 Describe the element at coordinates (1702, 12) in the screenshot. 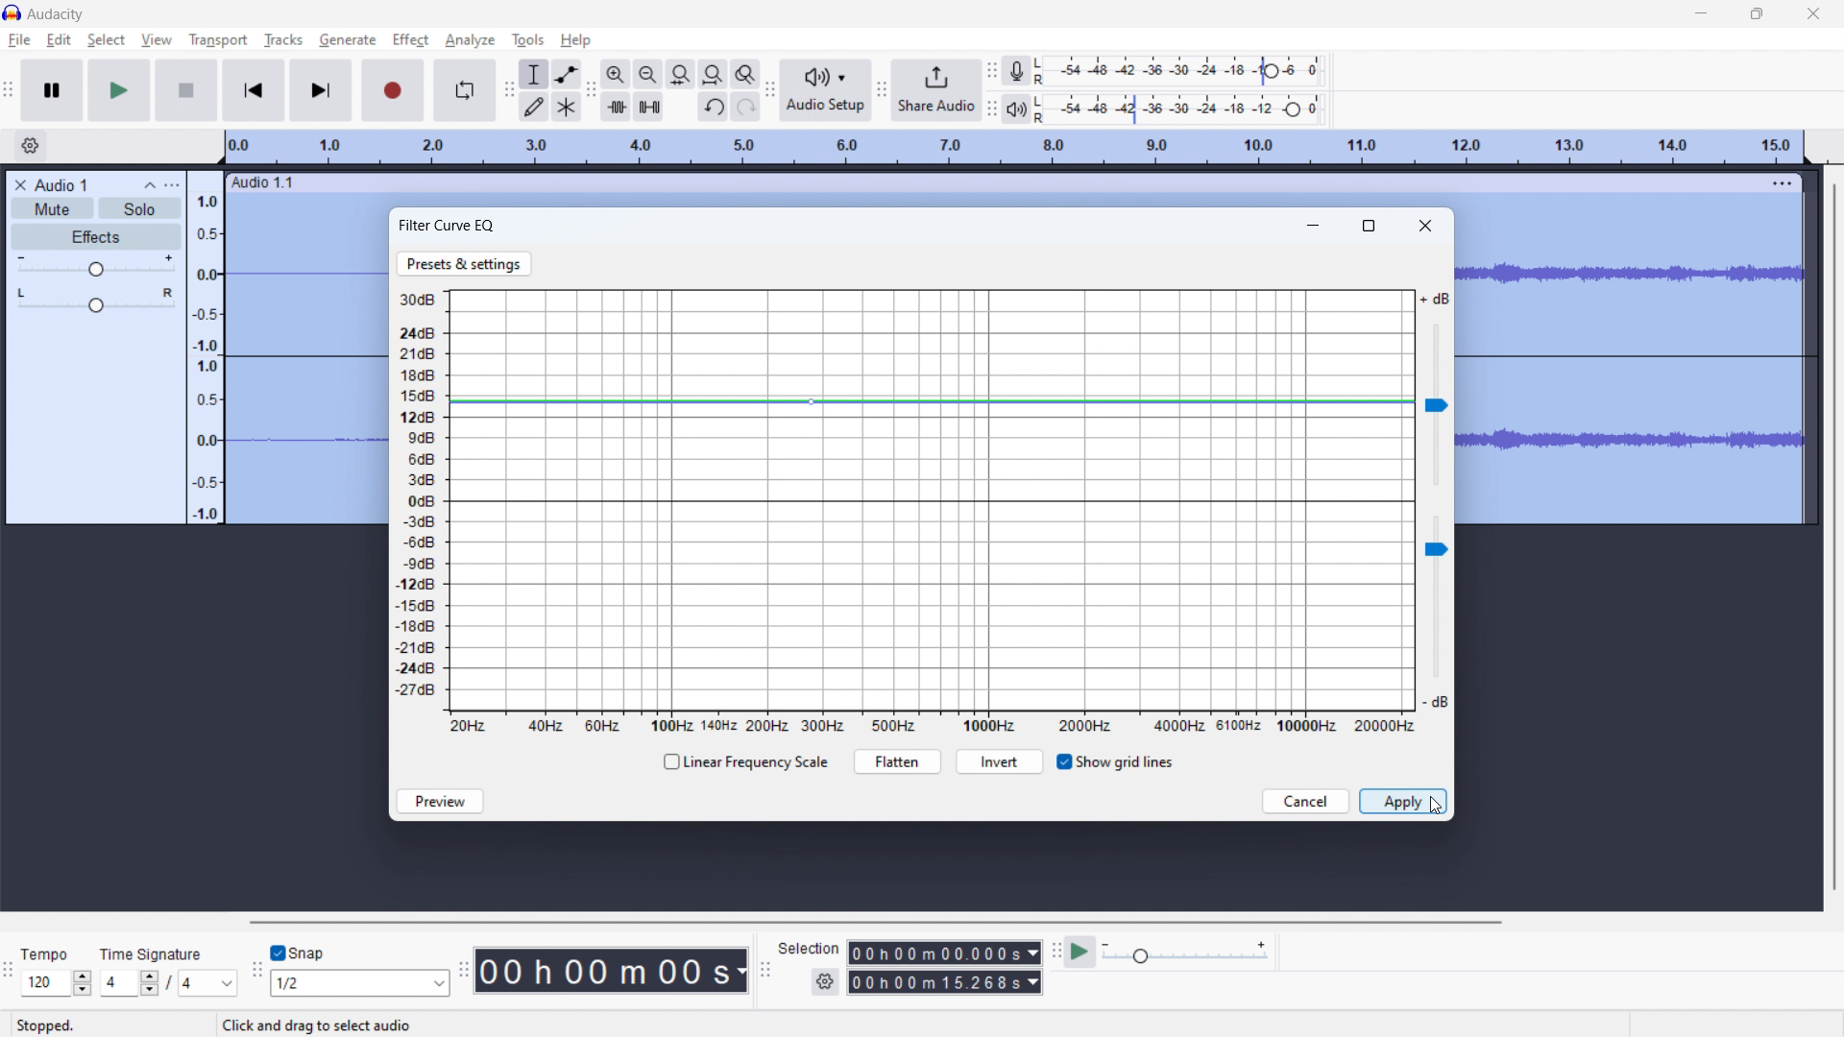

I see `minimize` at that location.